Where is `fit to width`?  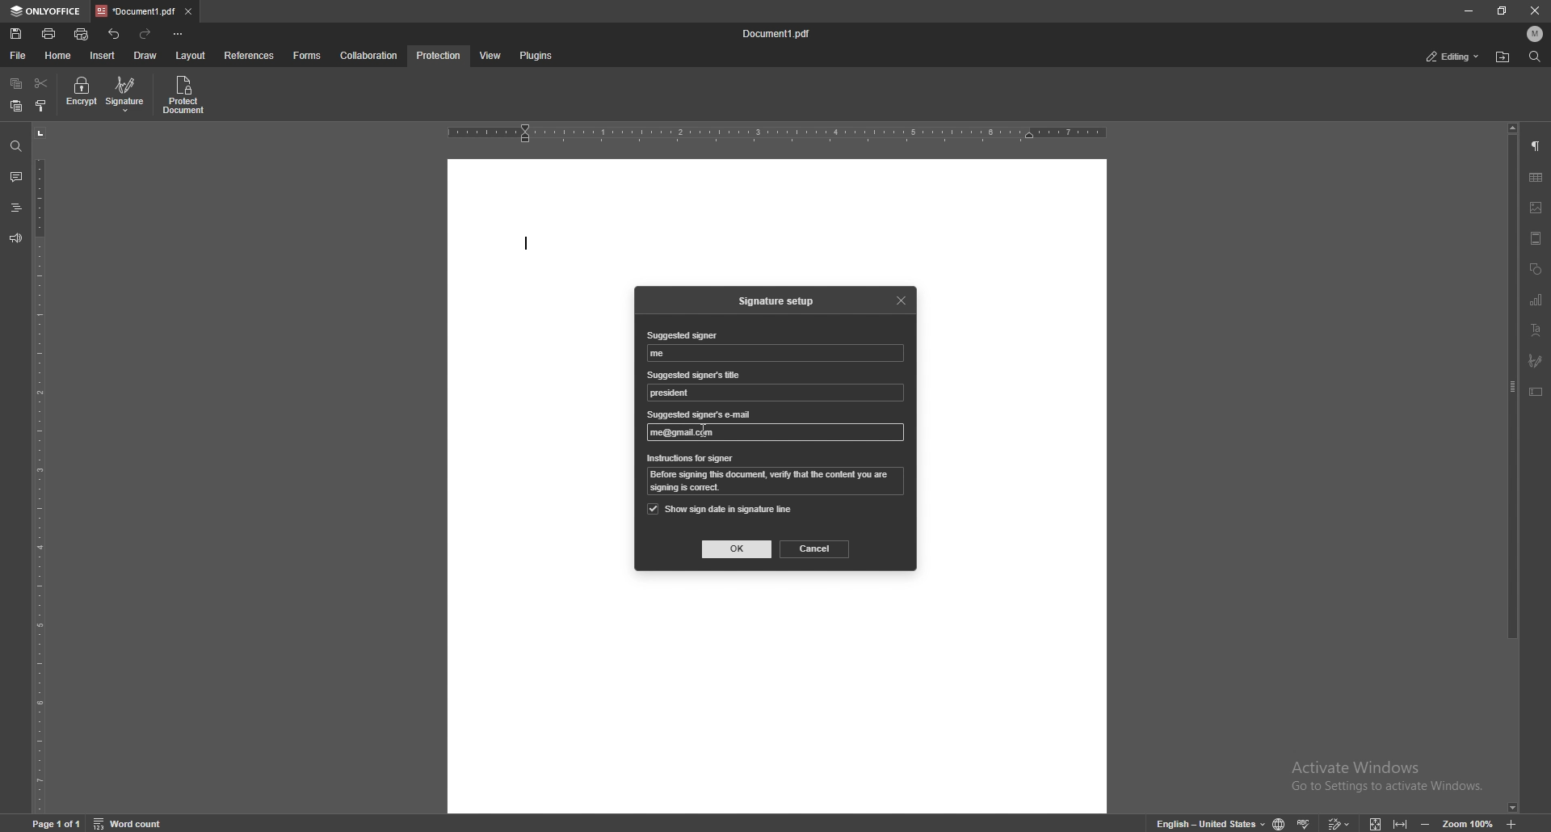
fit to width is located at coordinates (1402, 821).